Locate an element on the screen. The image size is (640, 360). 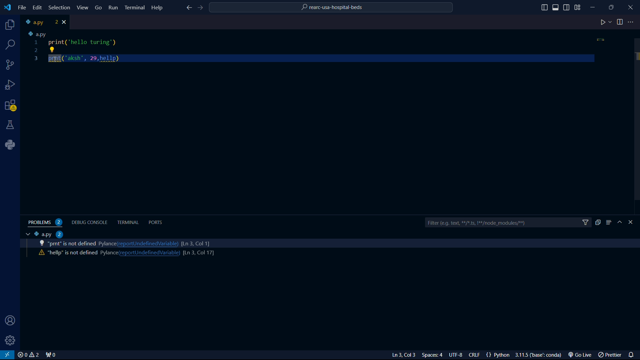
{} Python is located at coordinates (499, 355).